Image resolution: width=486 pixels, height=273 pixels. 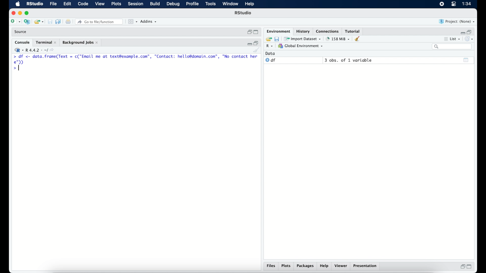 What do you see at coordinates (256, 32) in the screenshot?
I see `maximize` at bounding box center [256, 32].